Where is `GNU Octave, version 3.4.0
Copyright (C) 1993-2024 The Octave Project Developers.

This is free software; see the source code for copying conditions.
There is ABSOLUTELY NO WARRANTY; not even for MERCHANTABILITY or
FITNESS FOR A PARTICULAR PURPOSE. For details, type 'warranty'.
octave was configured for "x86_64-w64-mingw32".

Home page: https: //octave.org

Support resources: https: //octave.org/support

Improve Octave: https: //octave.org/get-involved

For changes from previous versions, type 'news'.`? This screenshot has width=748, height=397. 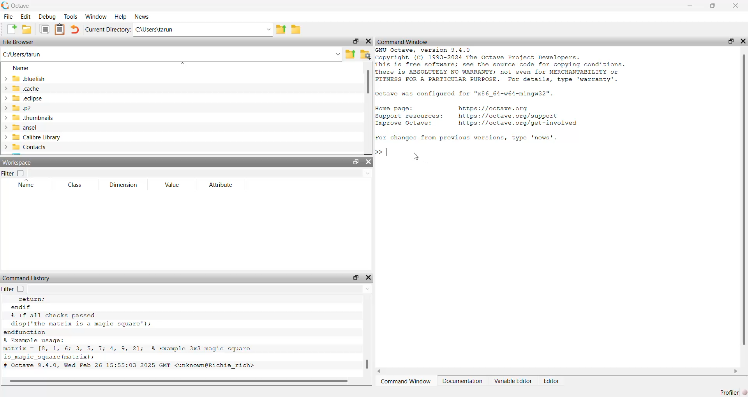
GNU Octave, version 3.4.0
Copyright (C) 1993-2024 The Octave Project Developers.

This is free software; see the source code for copying conditions.
There is ABSOLUTELY NO WARRANTY; not even for MERCHANTABILITY or
FITNESS FOR A PARTICULAR PURPOSE. For details, type 'warranty'.
octave was configured for "x86_64-w64-mingw32".

Home page: https: //octave.org

Support resources: https: //octave.org/support

Improve Octave: https: //octave.org/get-involved

For changes from previous versions, type 'news'. is located at coordinates (501, 95).